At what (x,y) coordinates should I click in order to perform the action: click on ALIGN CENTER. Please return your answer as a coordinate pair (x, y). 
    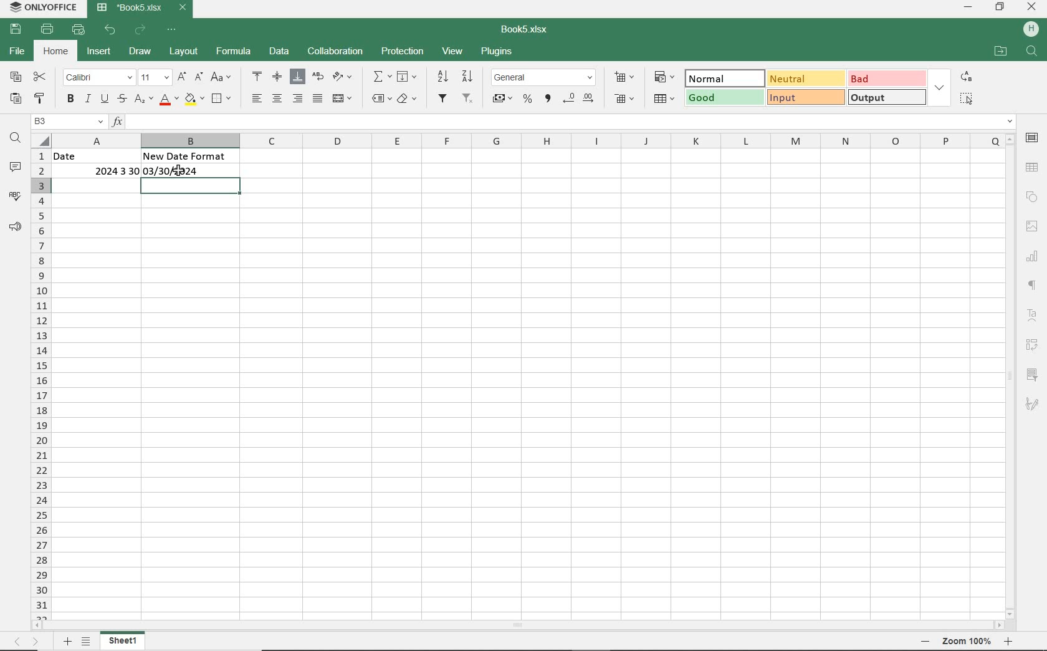
    Looking at the image, I should click on (277, 99).